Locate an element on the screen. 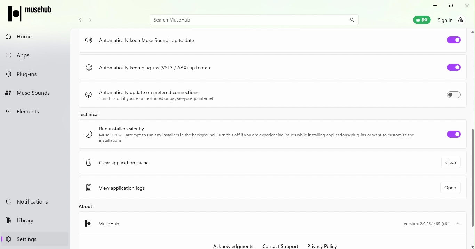  Clear is located at coordinates (449, 163).